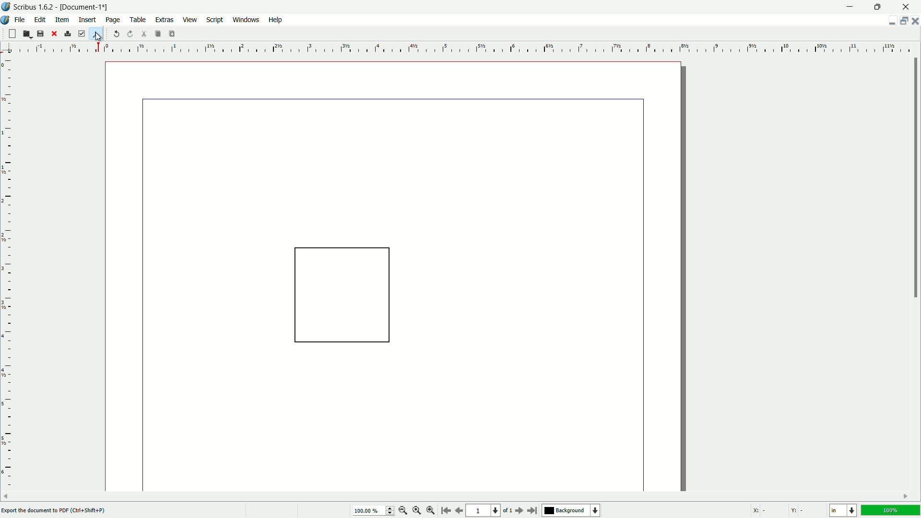  I want to click on 100.00%, so click(375, 511).